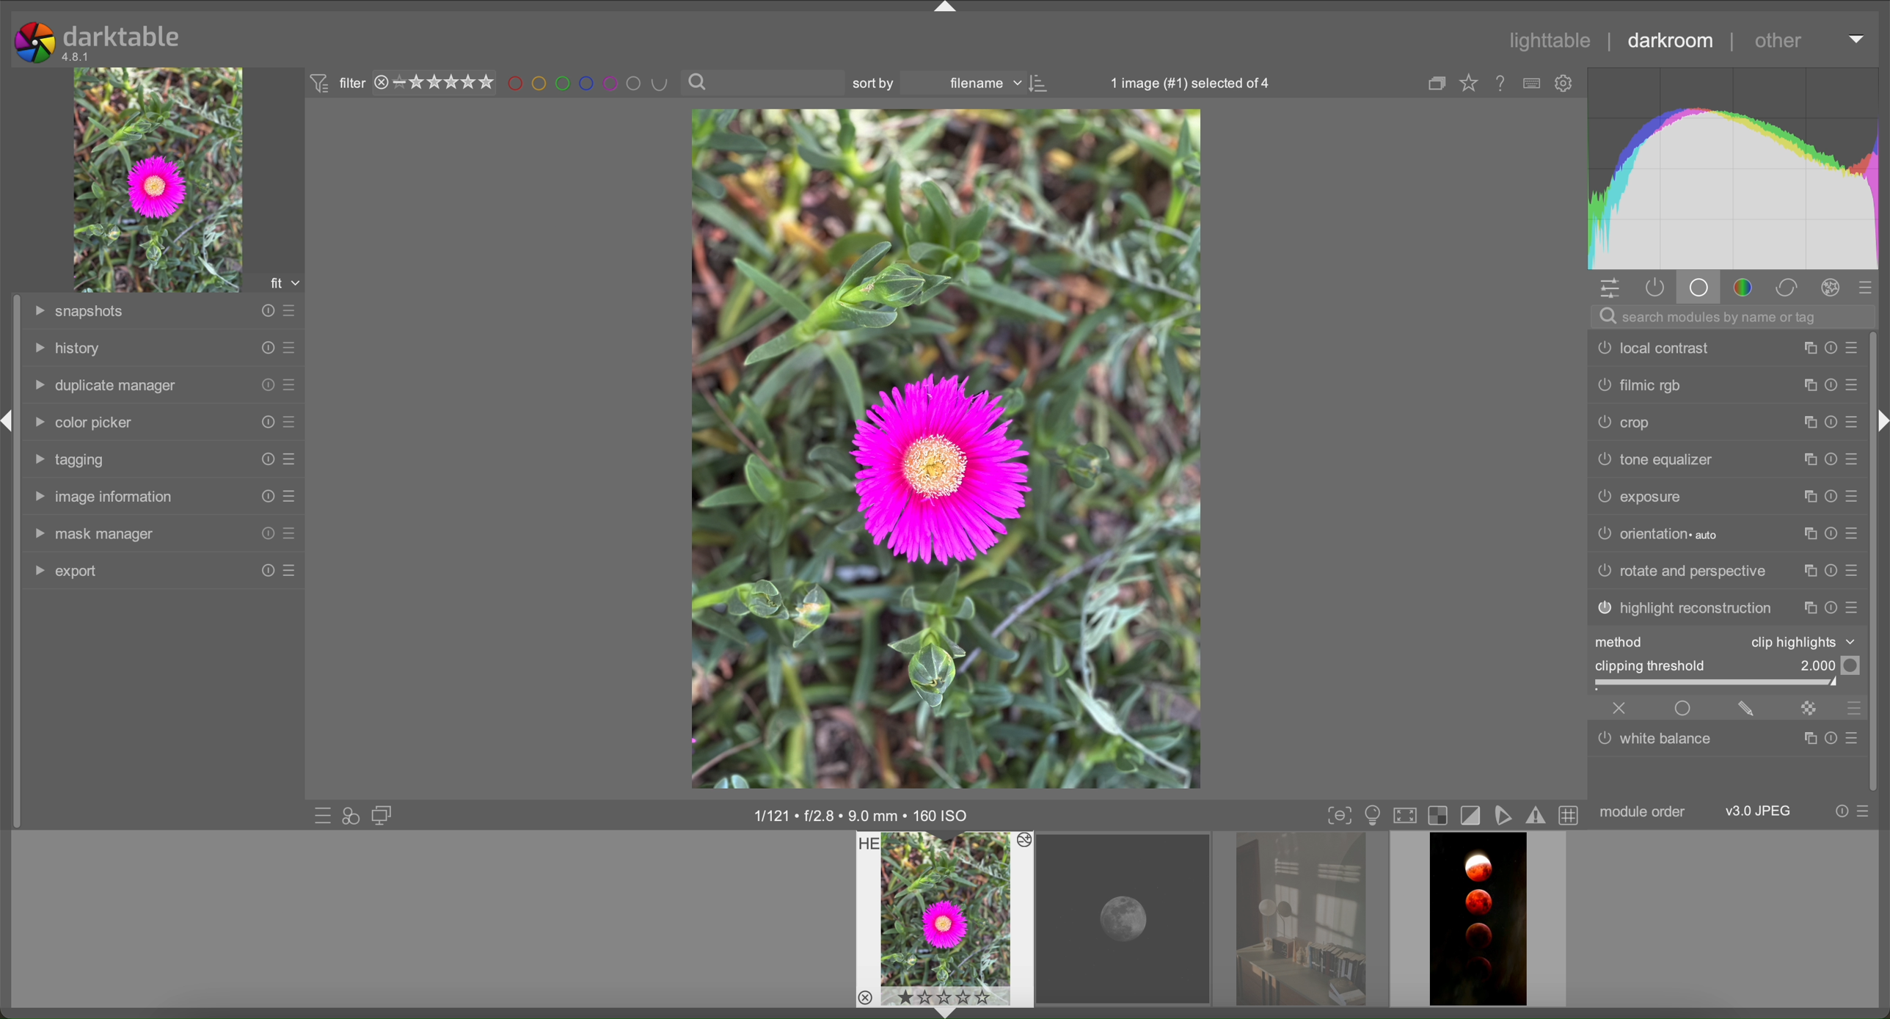 This screenshot has width=1890, height=1019. What do you see at coordinates (1654, 288) in the screenshot?
I see `active modules` at bounding box center [1654, 288].